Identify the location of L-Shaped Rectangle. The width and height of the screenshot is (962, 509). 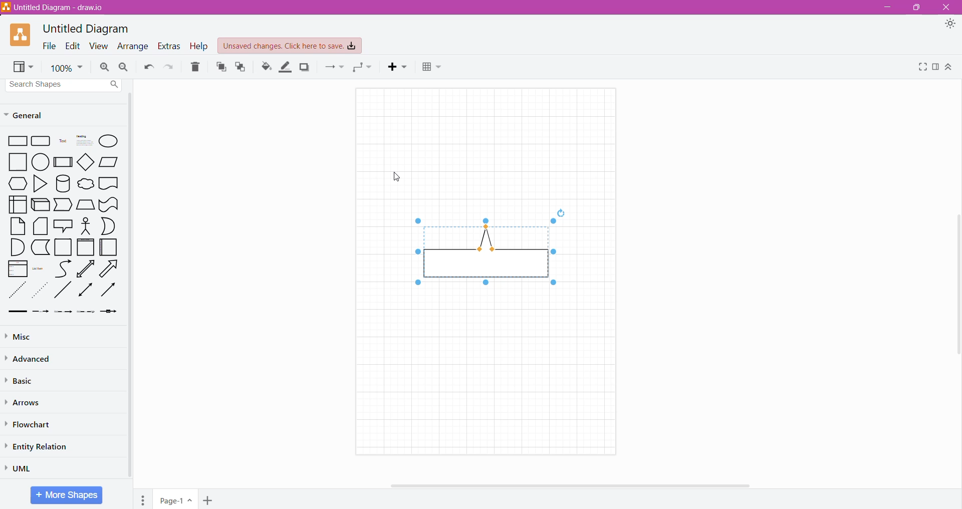
(40, 247).